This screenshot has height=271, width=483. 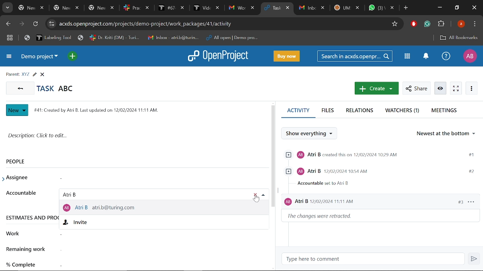 What do you see at coordinates (12, 75) in the screenshot?
I see `Parent:` at bounding box center [12, 75].